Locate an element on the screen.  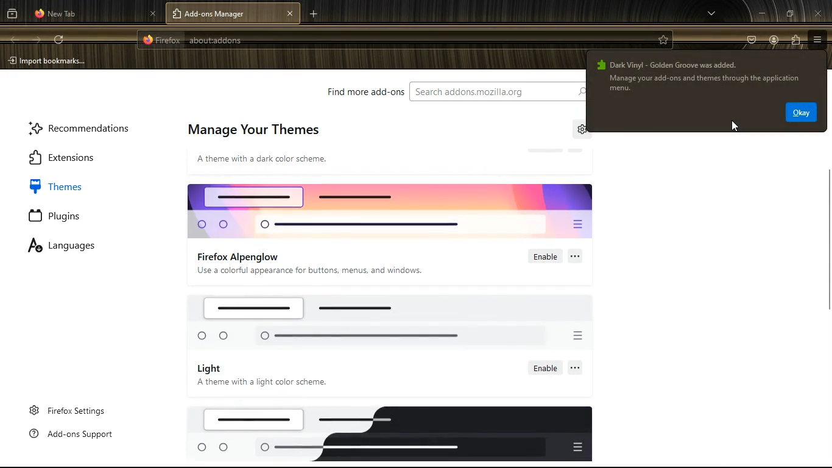
recommendations is located at coordinates (83, 127).